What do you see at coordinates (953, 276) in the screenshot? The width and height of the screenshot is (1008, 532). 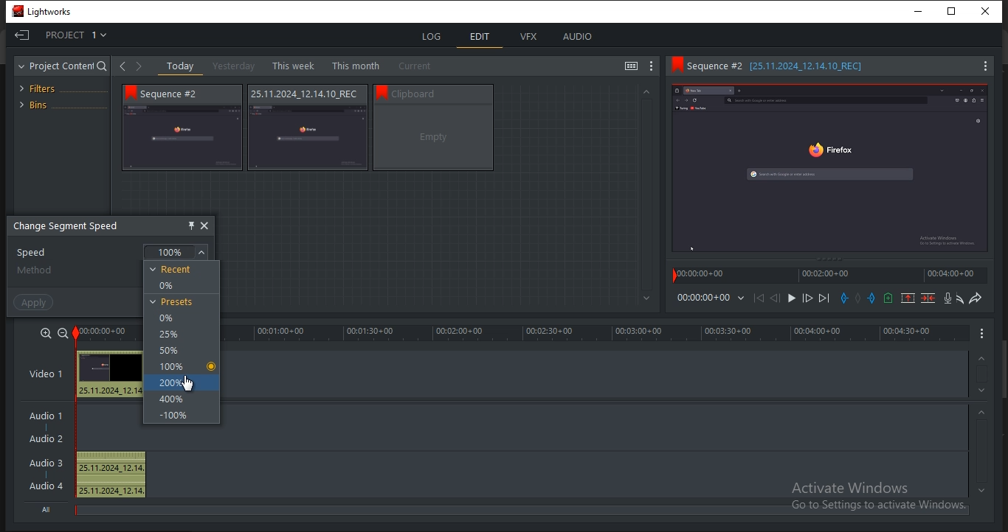 I see `time stamp` at bounding box center [953, 276].